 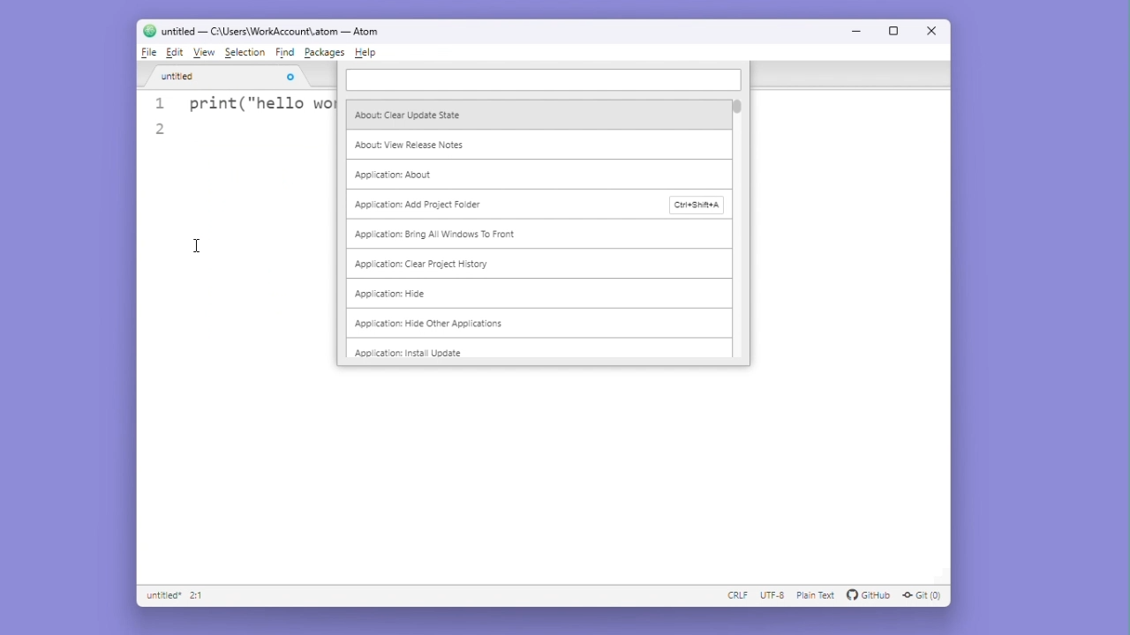 I want to click on Watch box, so click(x=544, y=81).